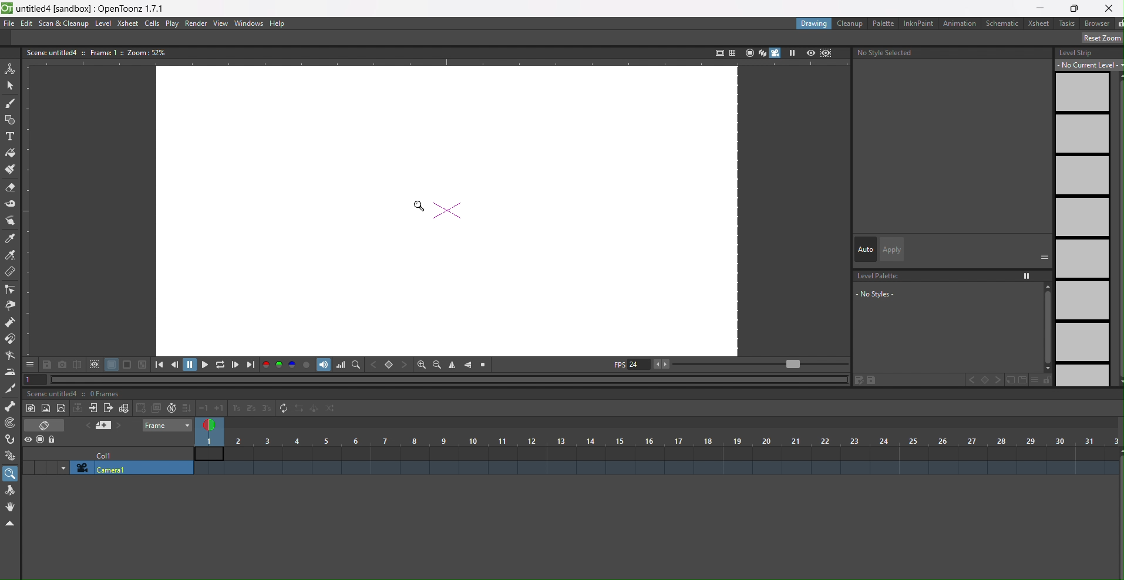 This screenshot has height=580, width=1124. What do you see at coordinates (266, 365) in the screenshot?
I see `red` at bounding box center [266, 365].